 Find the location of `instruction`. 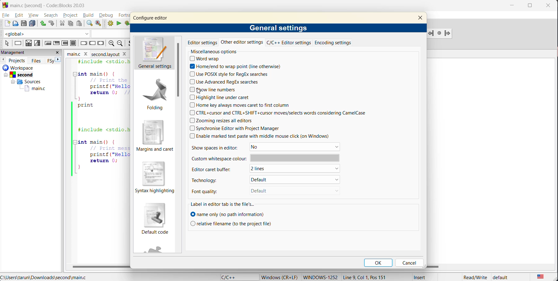

instruction is located at coordinates (18, 43).